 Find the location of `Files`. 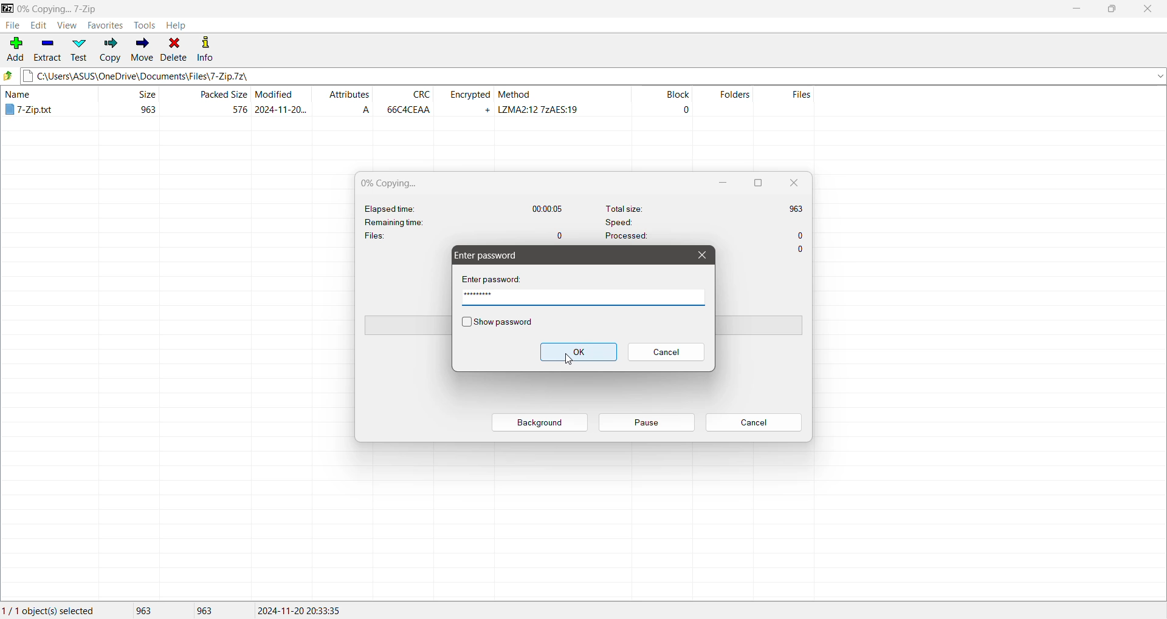

Files is located at coordinates (796, 103).